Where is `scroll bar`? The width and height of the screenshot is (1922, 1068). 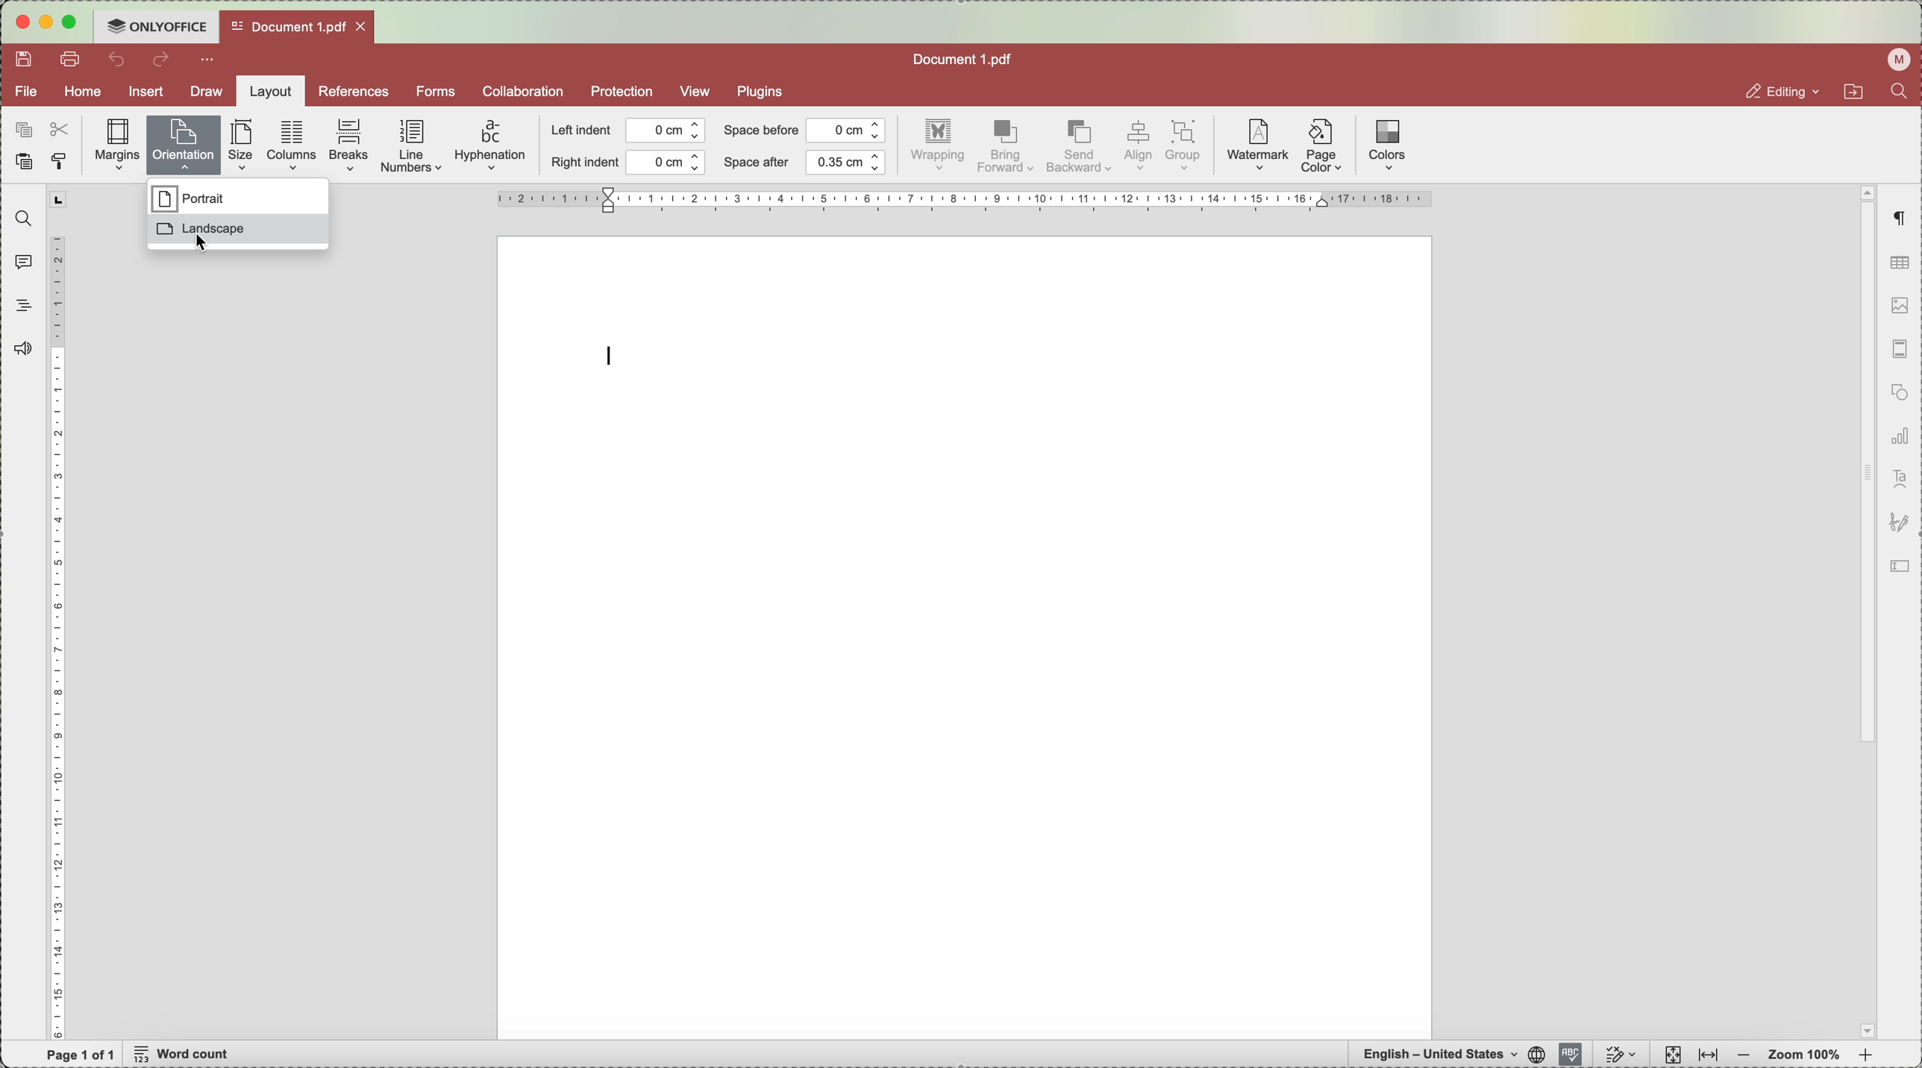
scroll bar is located at coordinates (1864, 467).